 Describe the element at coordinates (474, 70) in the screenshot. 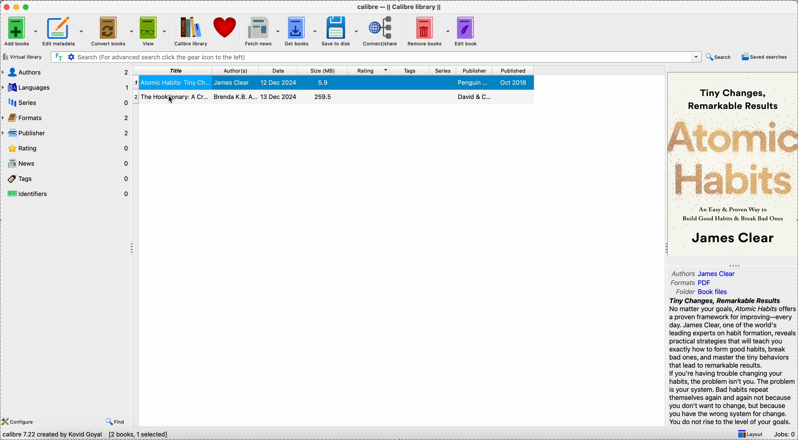

I see `publisher` at that location.